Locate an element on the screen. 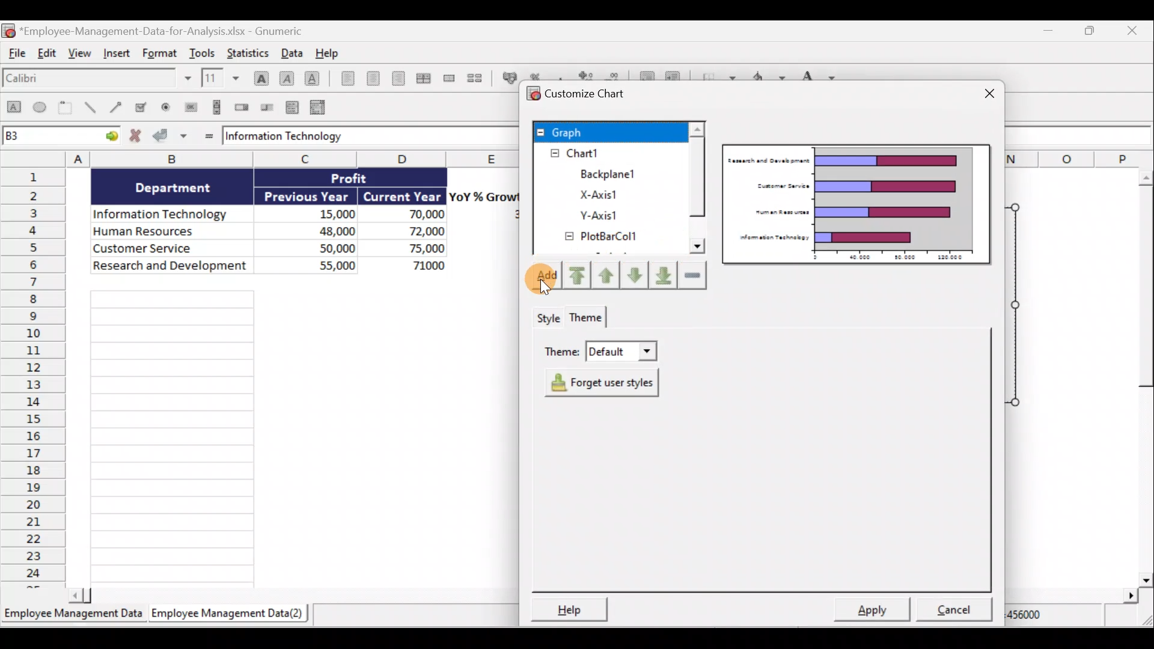 This screenshot has width=1154, height=649. Document name is located at coordinates (154, 29).